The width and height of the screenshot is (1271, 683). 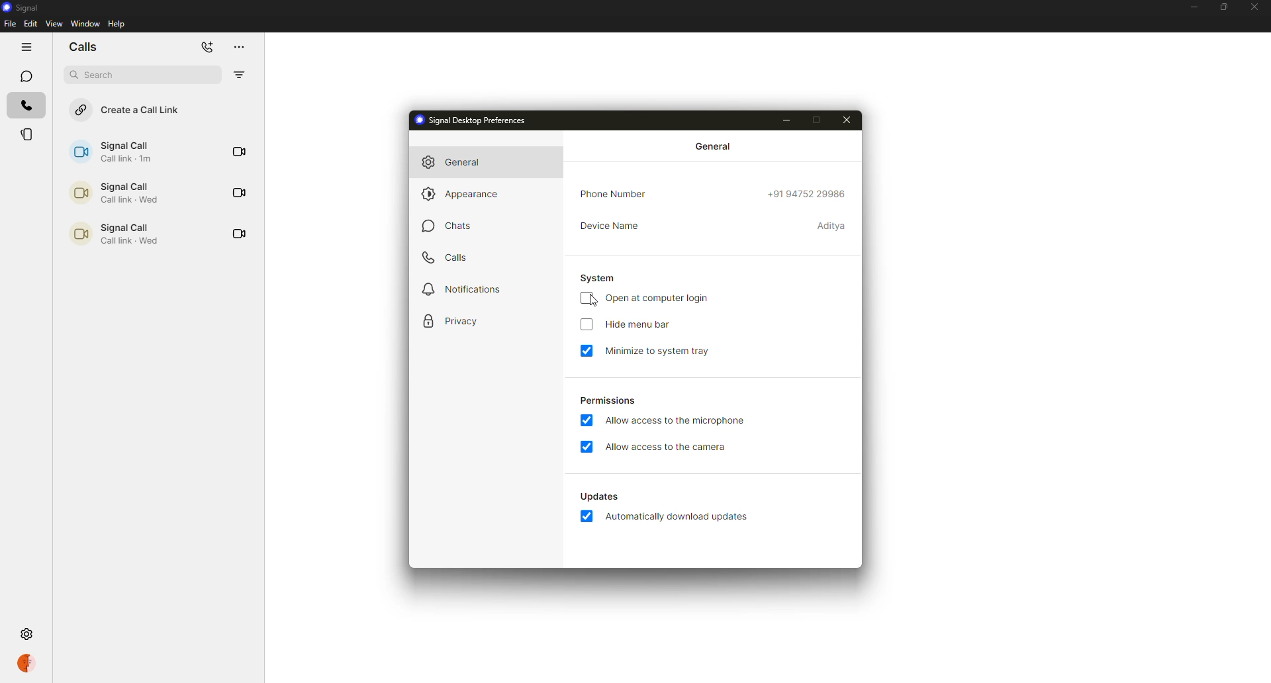 What do you see at coordinates (1193, 9) in the screenshot?
I see `minimize` at bounding box center [1193, 9].